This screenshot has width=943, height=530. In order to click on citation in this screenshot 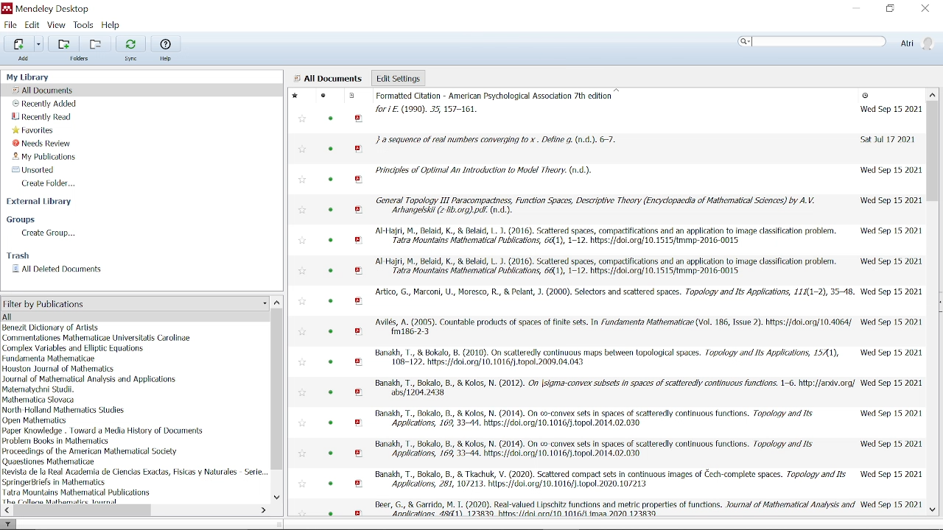, I will do `click(594, 420)`.